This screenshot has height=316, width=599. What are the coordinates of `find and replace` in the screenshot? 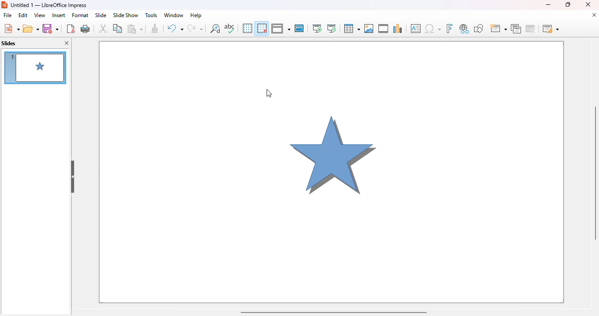 It's located at (215, 29).